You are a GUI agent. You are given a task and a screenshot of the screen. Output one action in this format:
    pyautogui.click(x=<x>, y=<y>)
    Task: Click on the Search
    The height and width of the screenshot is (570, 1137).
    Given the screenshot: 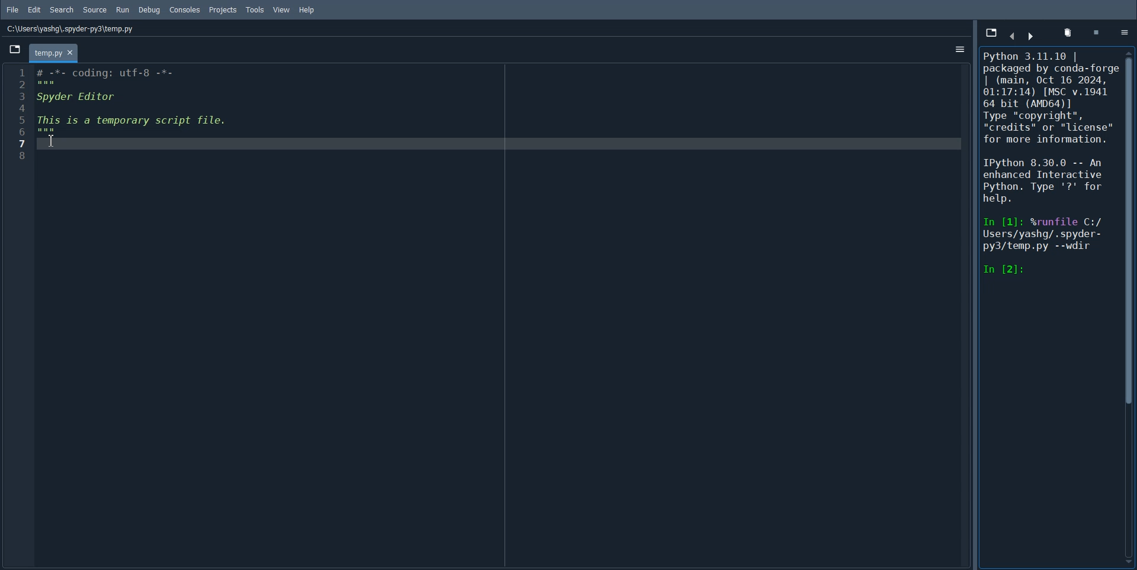 What is the action you would take?
    pyautogui.click(x=63, y=10)
    